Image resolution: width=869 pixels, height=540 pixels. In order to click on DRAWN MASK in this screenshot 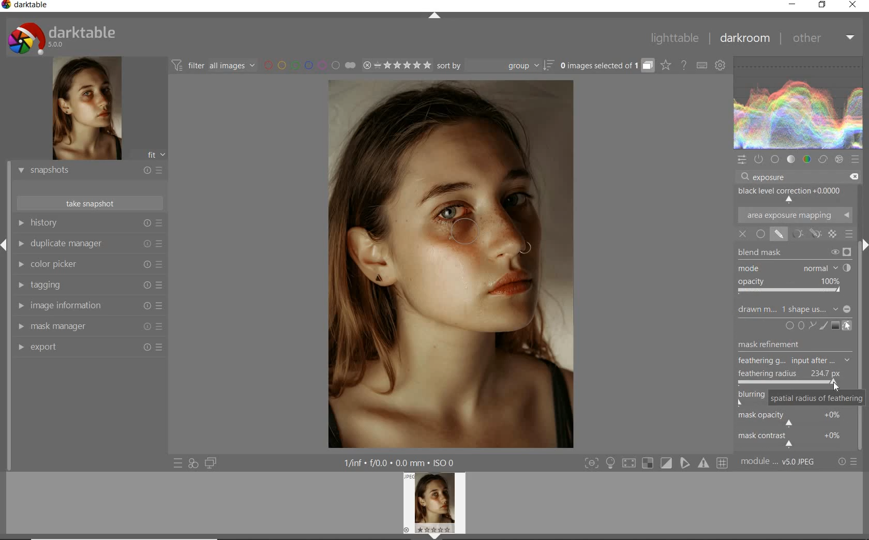, I will do `click(795, 309)`.